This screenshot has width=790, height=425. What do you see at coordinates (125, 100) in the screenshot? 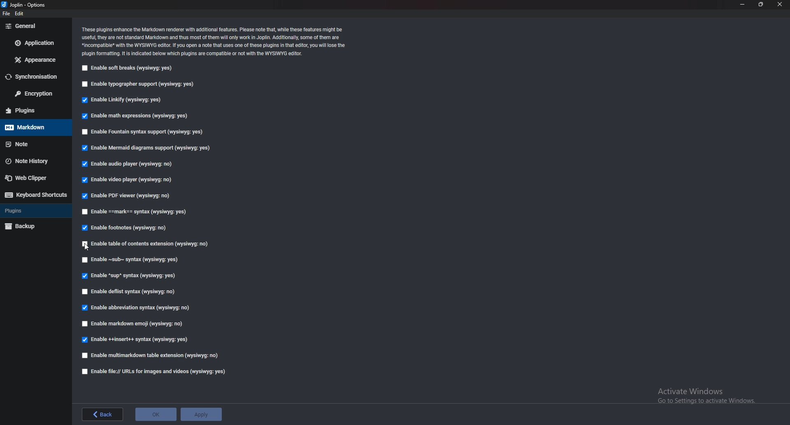
I see `Enable linkify` at bounding box center [125, 100].